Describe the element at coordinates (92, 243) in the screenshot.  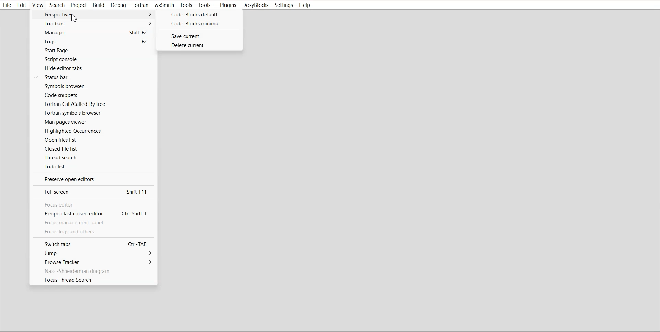
I see `Switch tabs` at that location.